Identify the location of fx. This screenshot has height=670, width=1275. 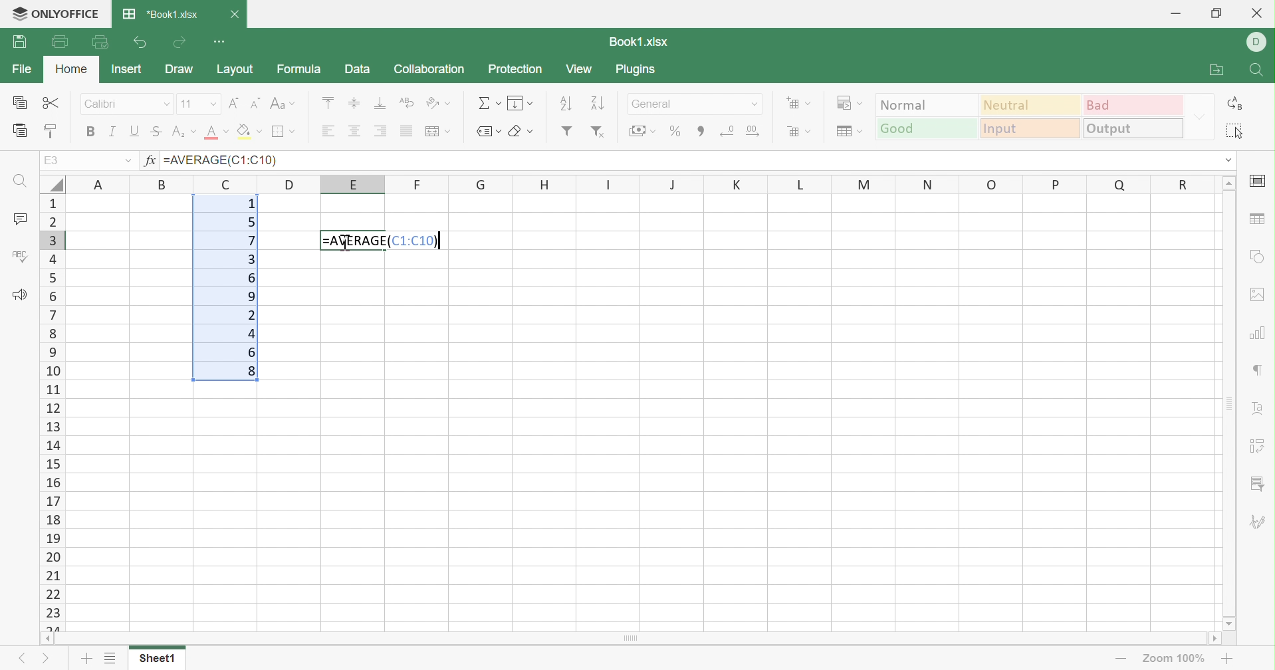
(154, 161).